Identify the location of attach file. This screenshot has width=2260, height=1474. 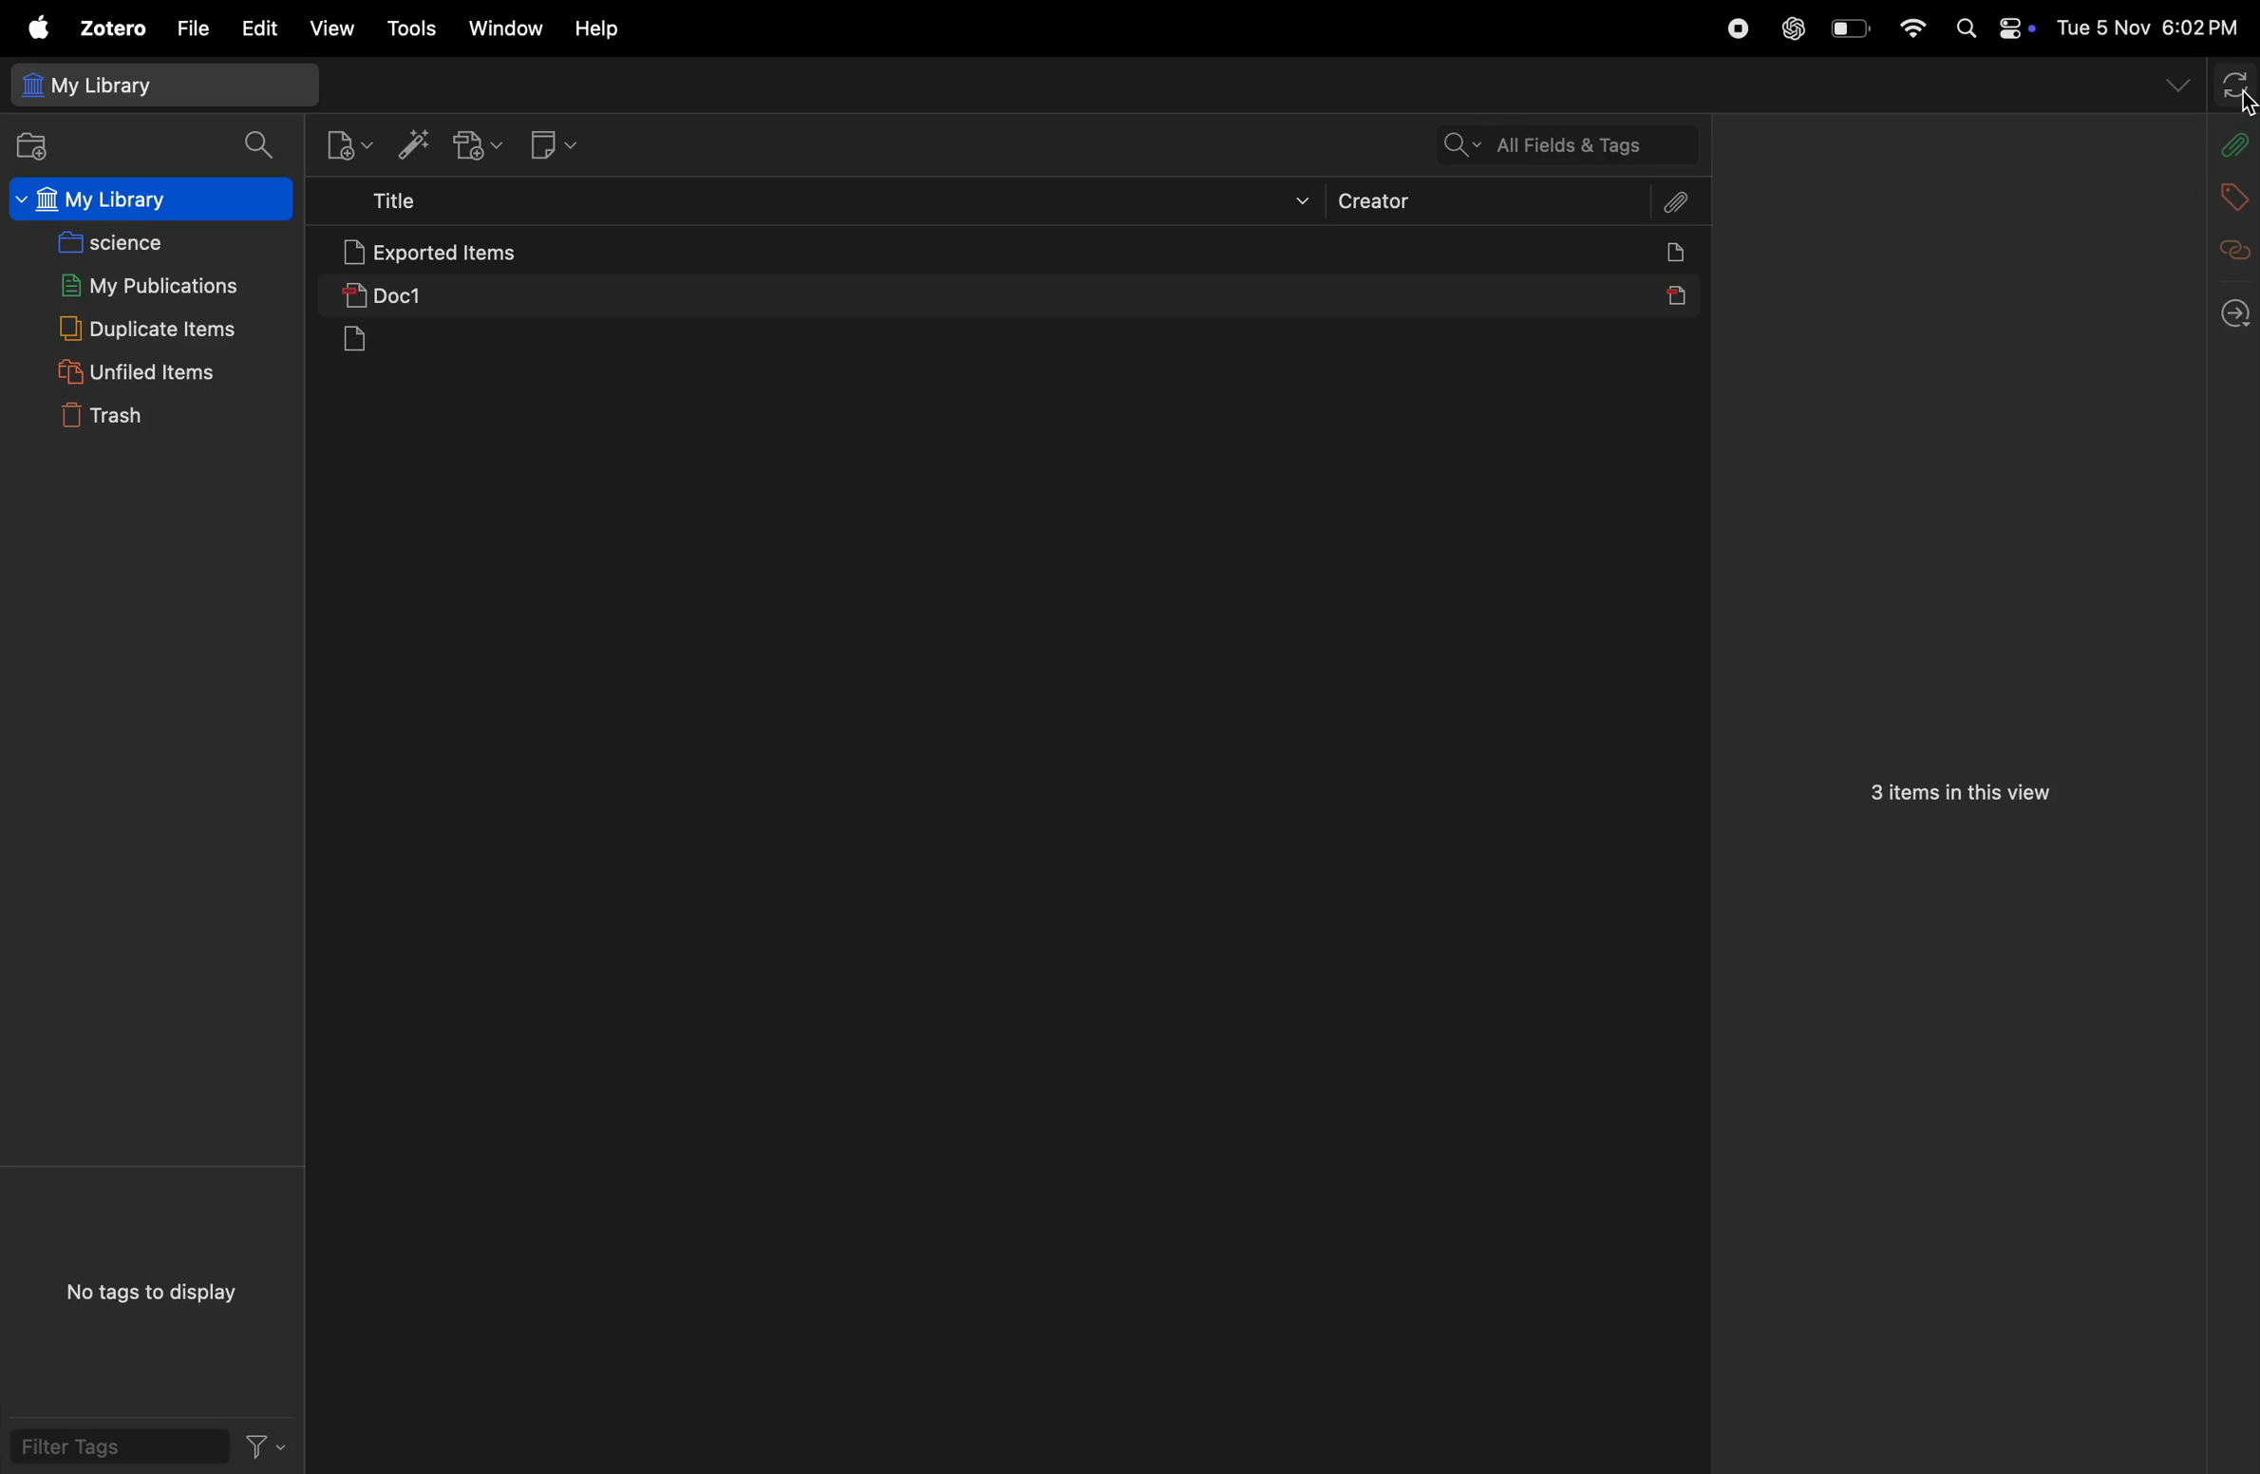
(1677, 200).